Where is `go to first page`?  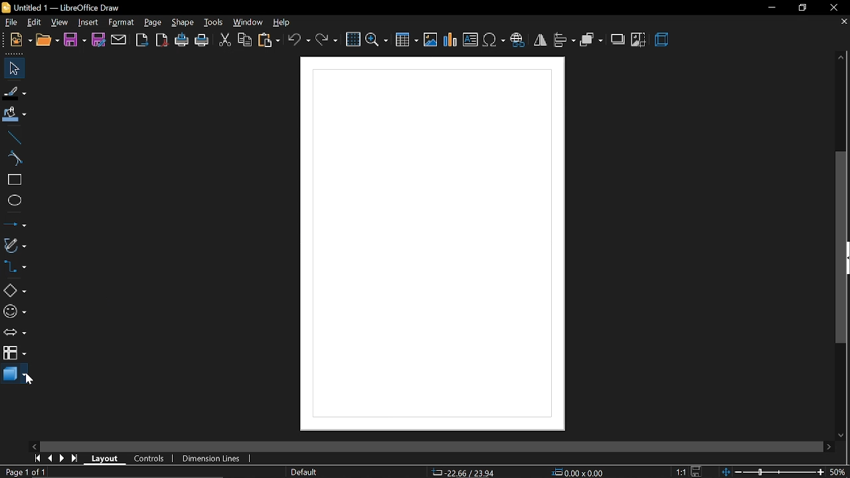 go to first page is located at coordinates (39, 459).